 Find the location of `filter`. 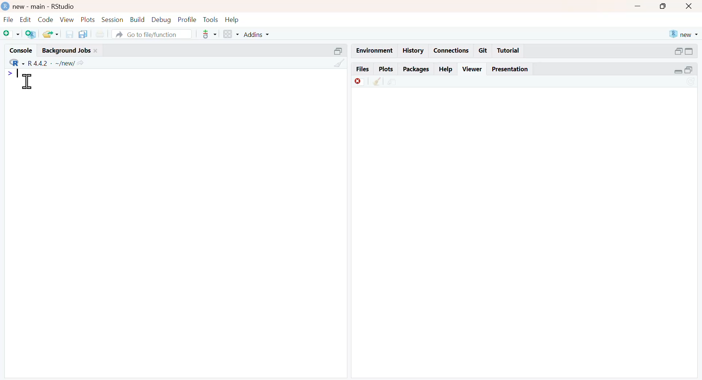

filter is located at coordinates (340, 62).